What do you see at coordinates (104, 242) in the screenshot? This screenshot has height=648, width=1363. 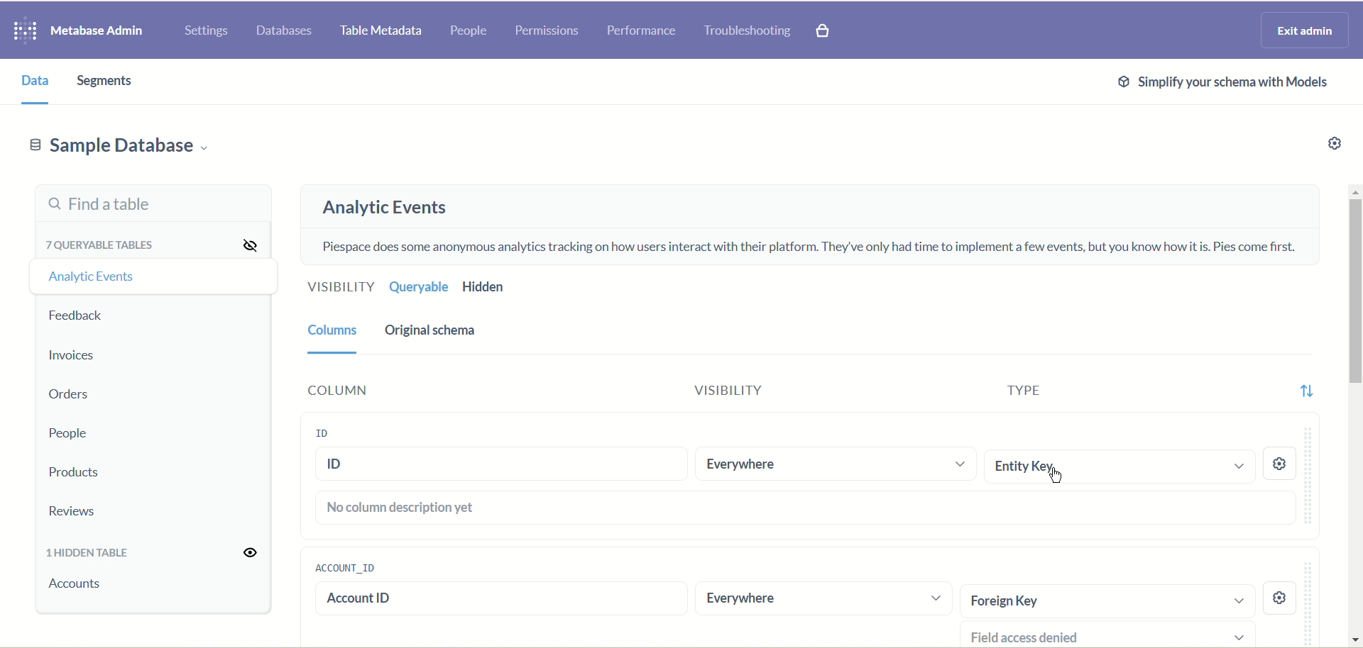 I see `queryable tables` at bounding box center [104, 242].